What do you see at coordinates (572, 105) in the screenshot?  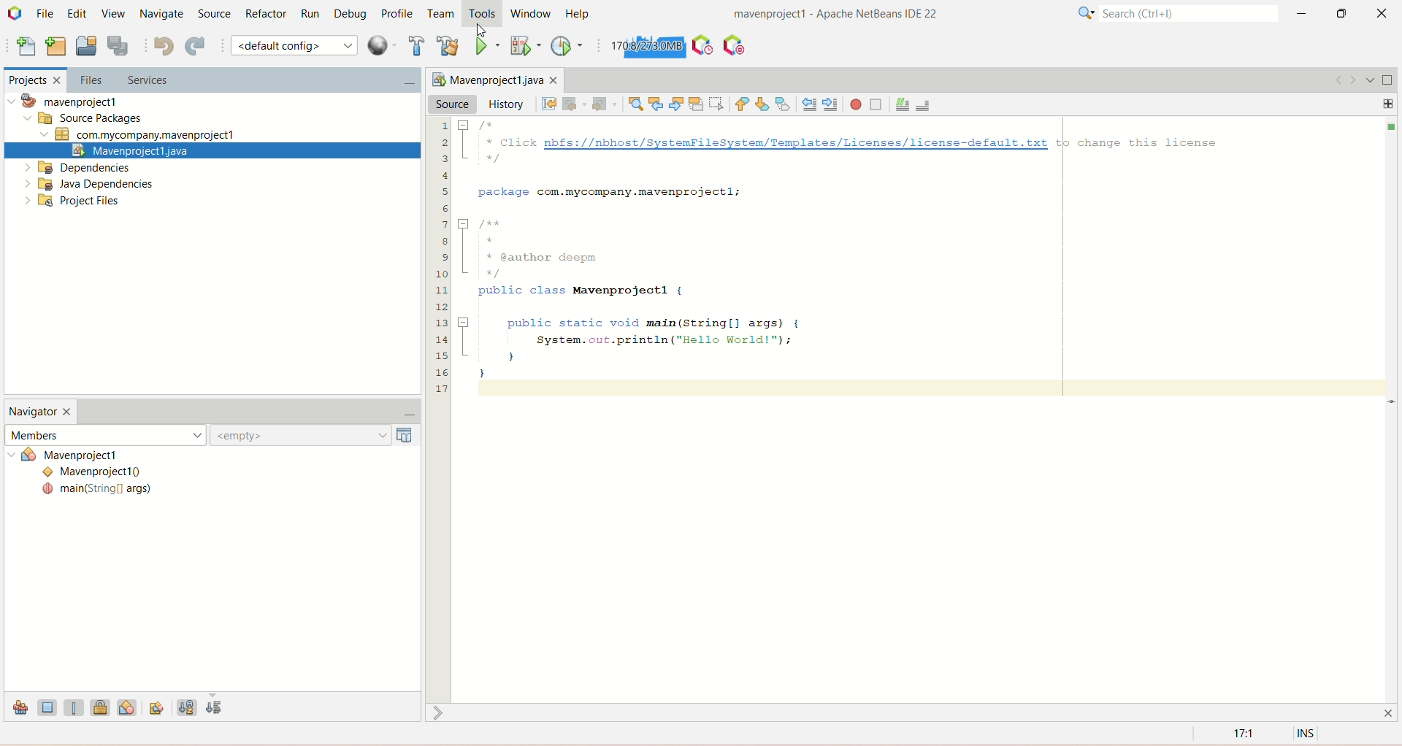 I see `back` at bounding box center [572, 105].